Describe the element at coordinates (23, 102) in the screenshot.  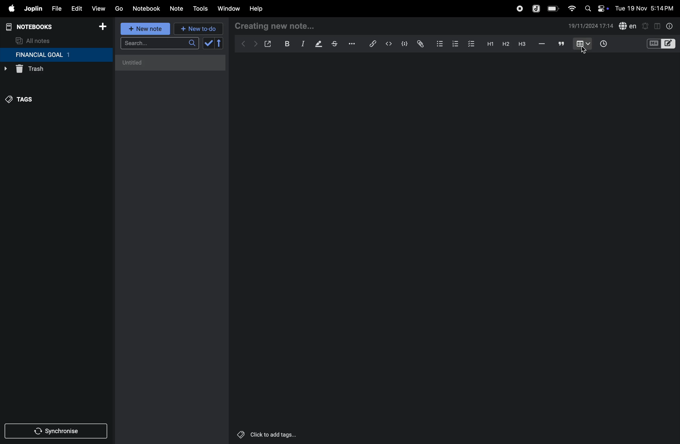
I see `tags` at that location.